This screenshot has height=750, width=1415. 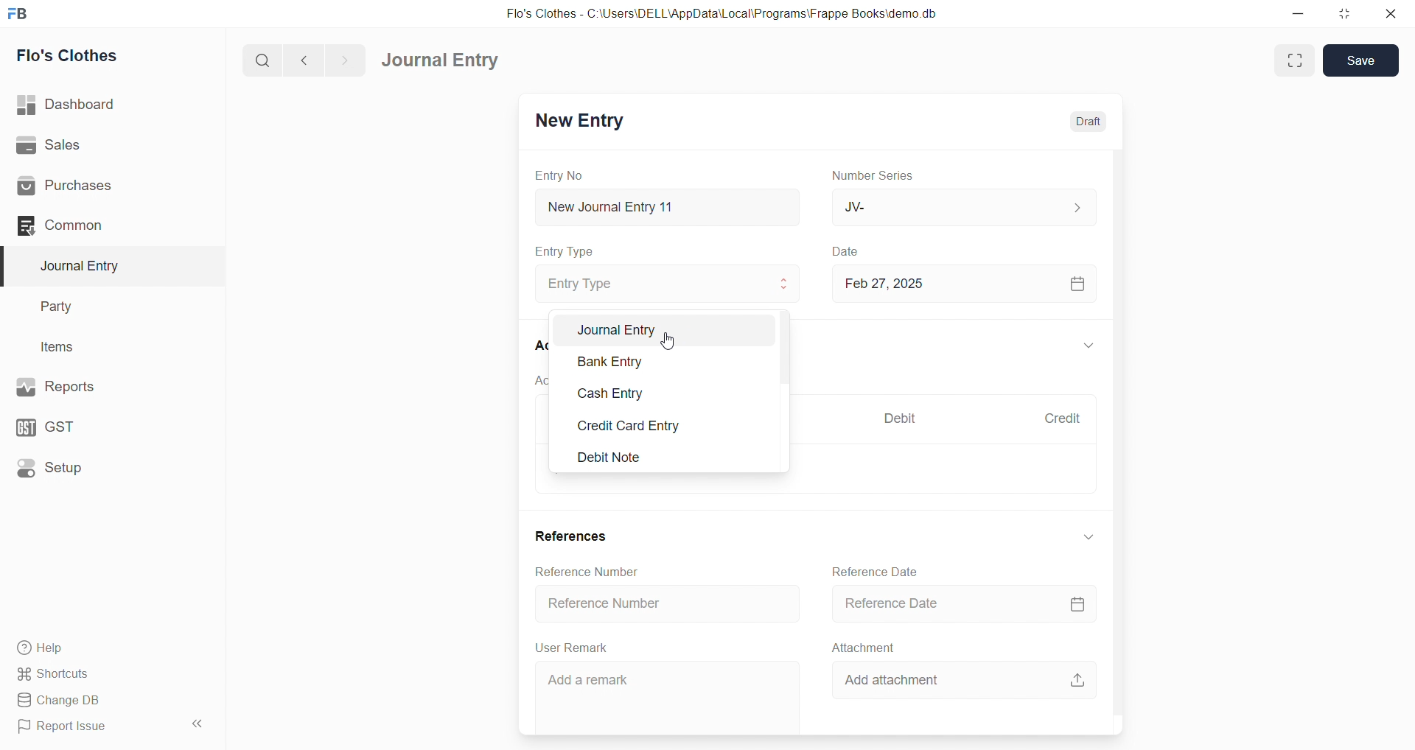 I want to click on Journal Entry i, so click(x=658, y=331).